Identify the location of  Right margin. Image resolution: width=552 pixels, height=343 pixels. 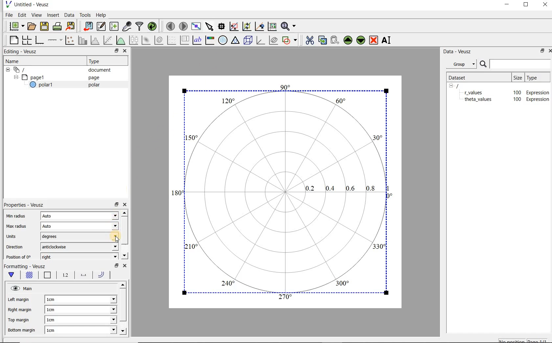
(20, 309).